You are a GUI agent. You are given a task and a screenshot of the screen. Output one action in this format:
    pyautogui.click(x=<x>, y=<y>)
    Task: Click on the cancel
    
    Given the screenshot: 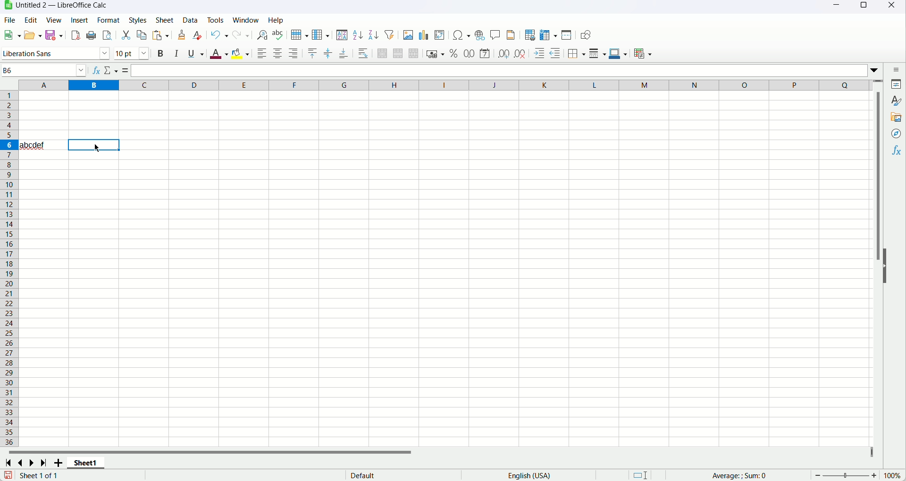 What is the action you would take?
    pyautogui.click(x=110, y=70)
    